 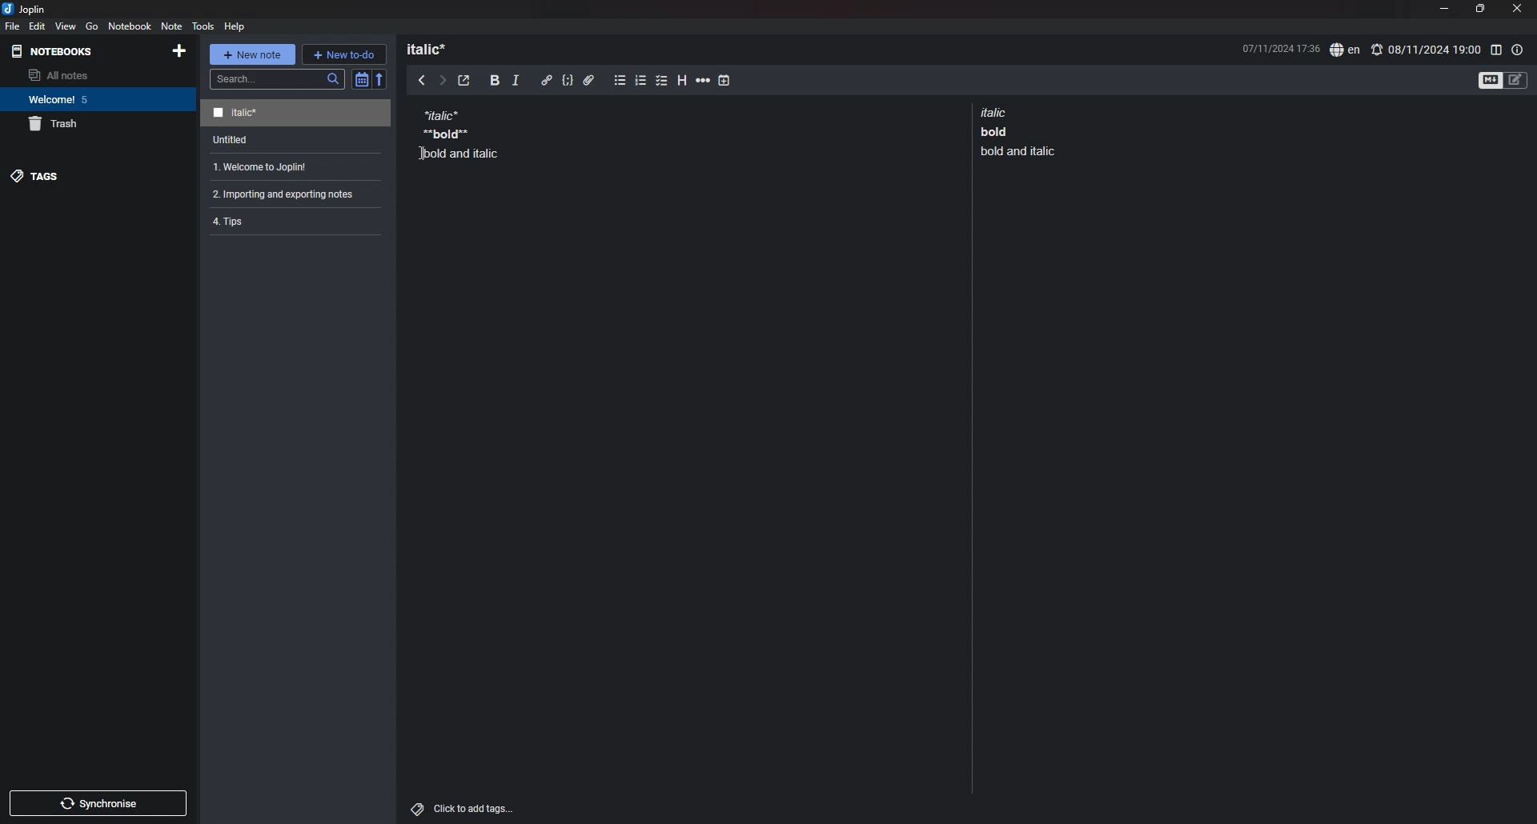 I want to click on trash, so click(x=98, y=124).